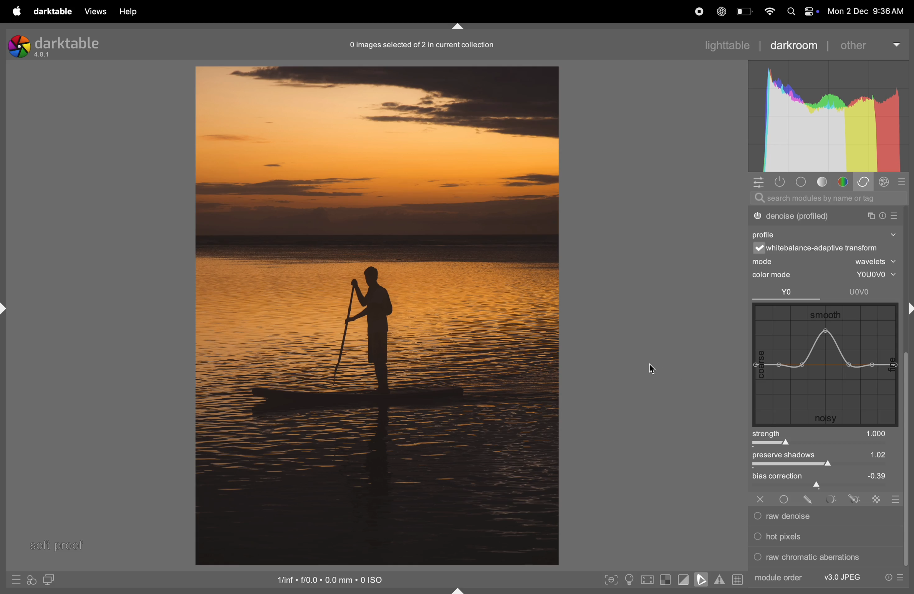  Describe the element at coordinates (17, 582) in the screenshot. I see `sign` at that location.